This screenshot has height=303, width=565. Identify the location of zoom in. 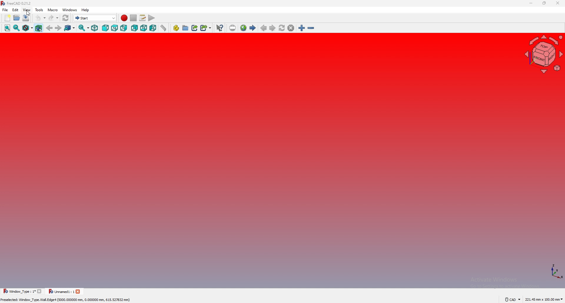
(302, 28).